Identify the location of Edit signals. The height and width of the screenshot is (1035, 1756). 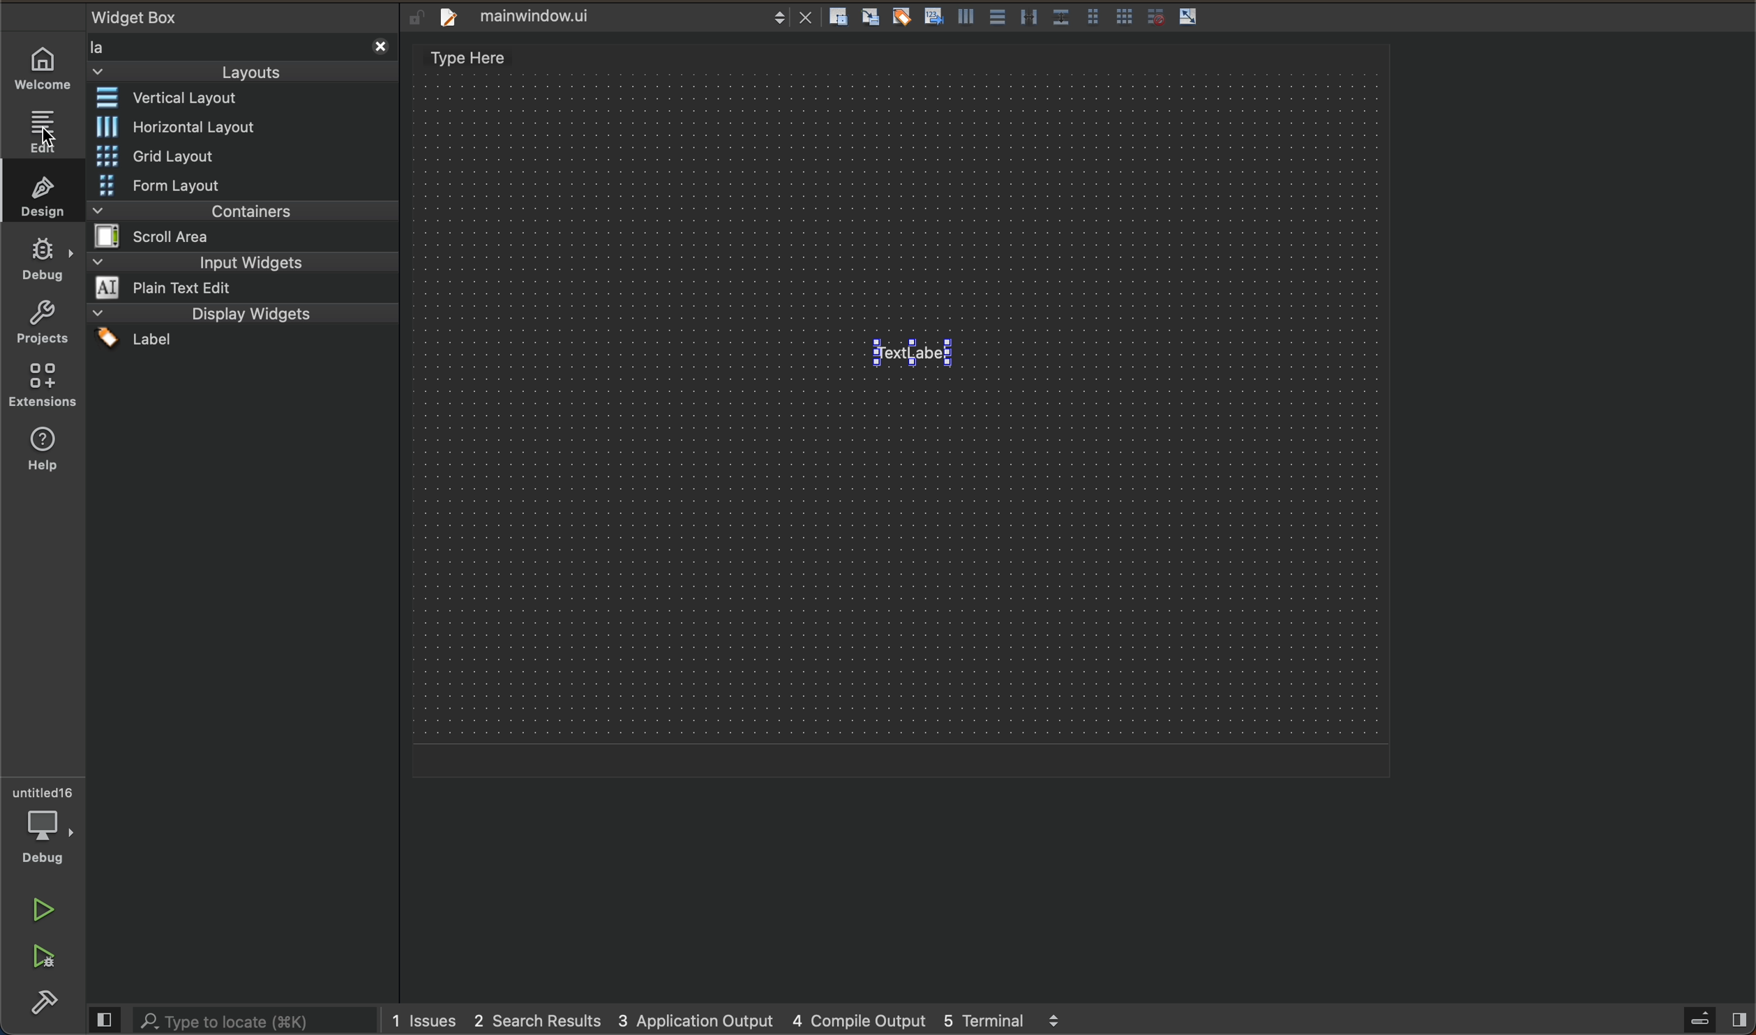
(868, 13).